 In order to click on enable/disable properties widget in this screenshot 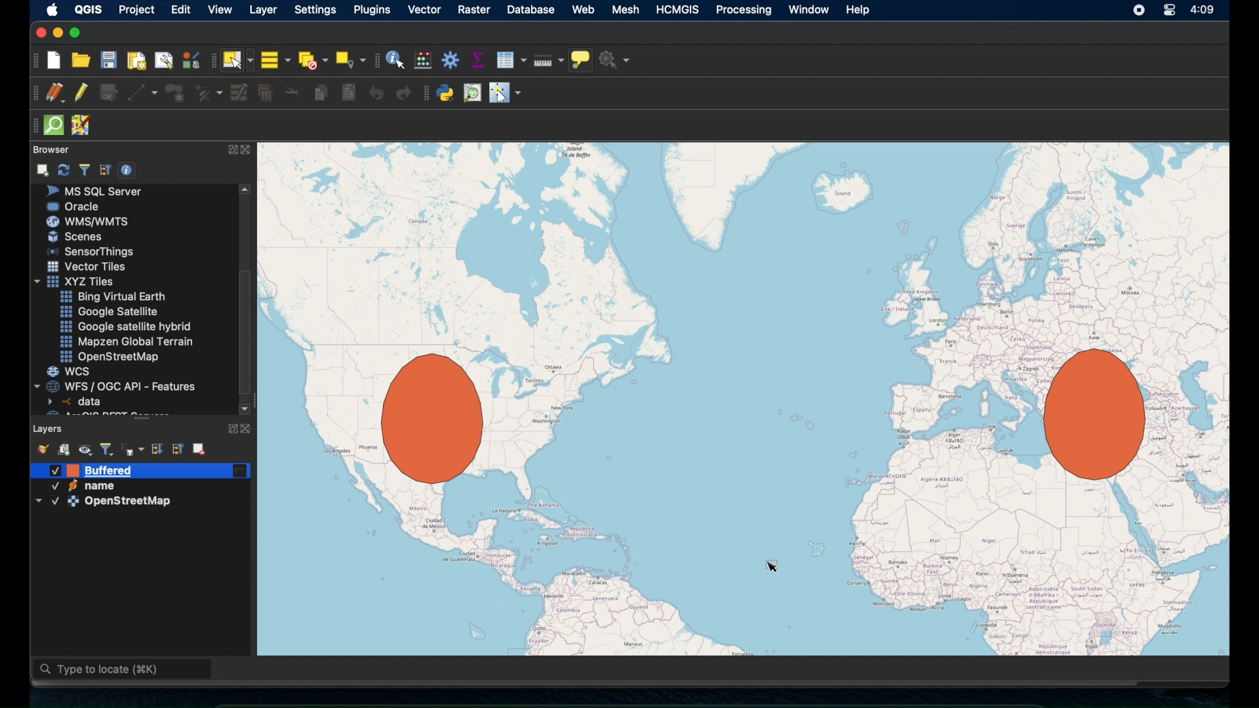, I will do `click(129, 170)`.